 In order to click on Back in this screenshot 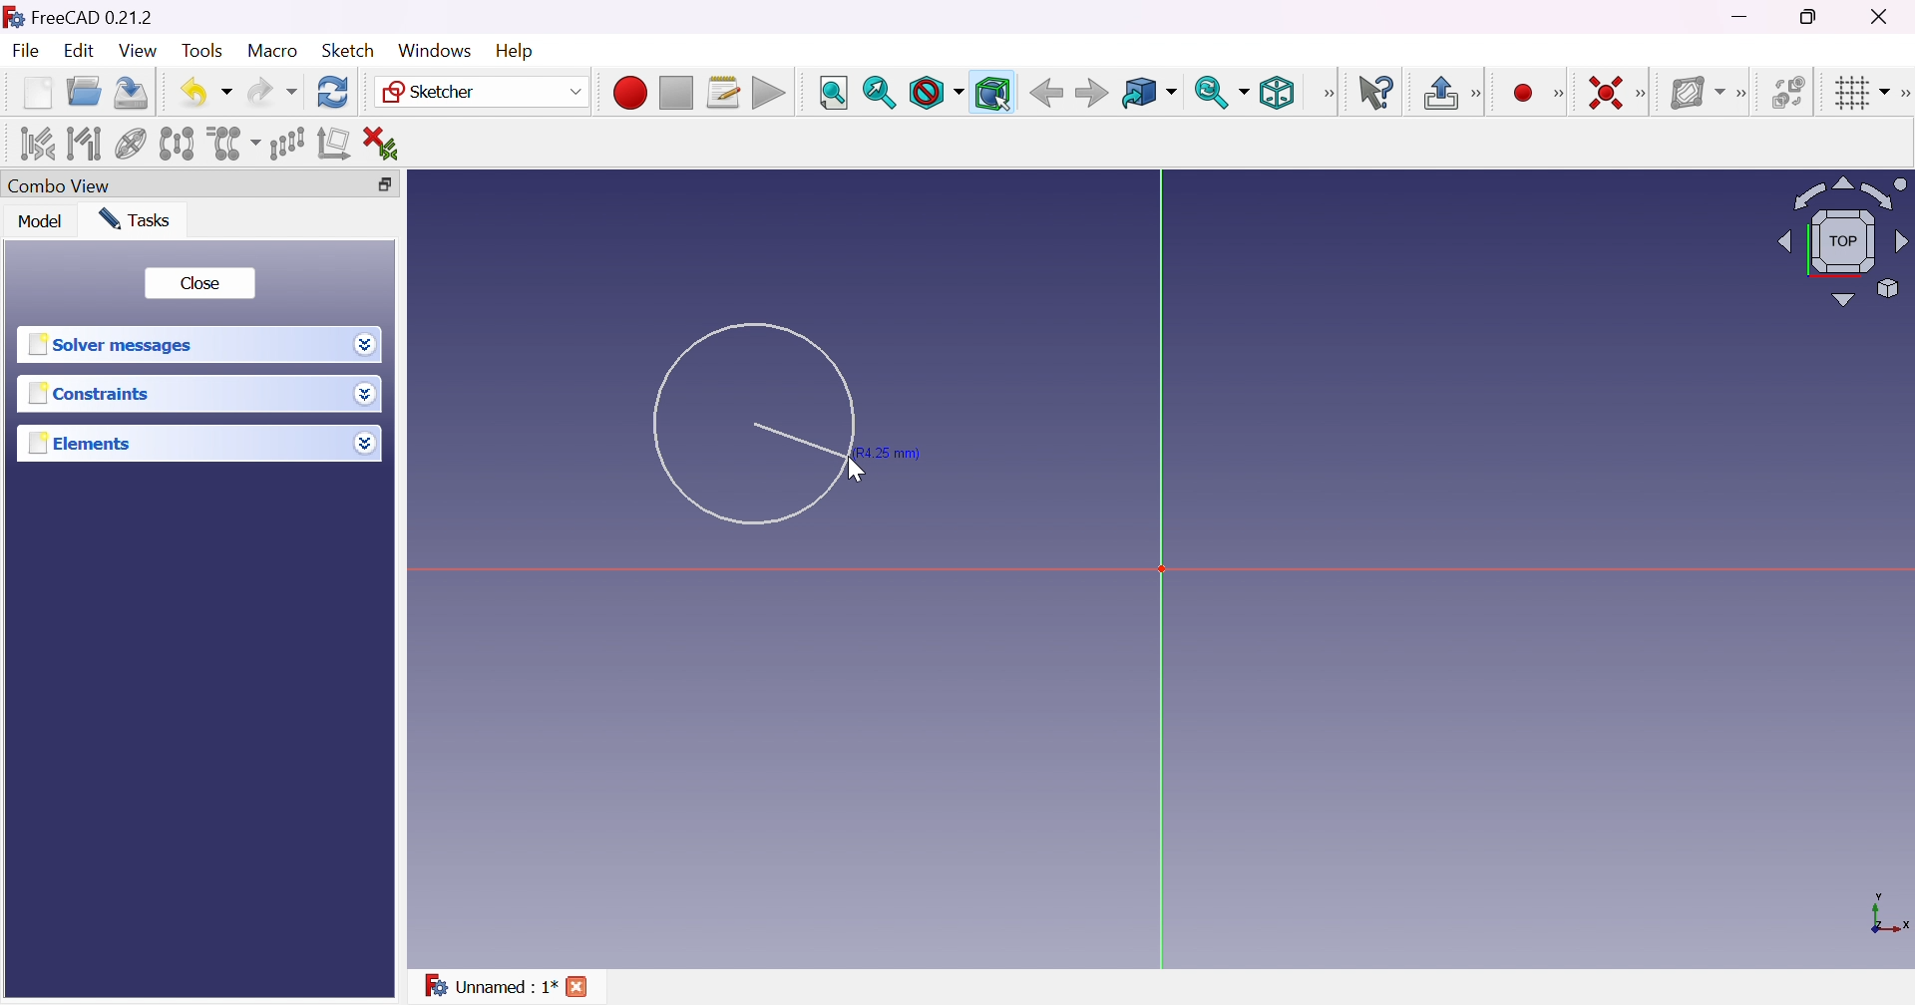, I will do `click(1045, 93)`.